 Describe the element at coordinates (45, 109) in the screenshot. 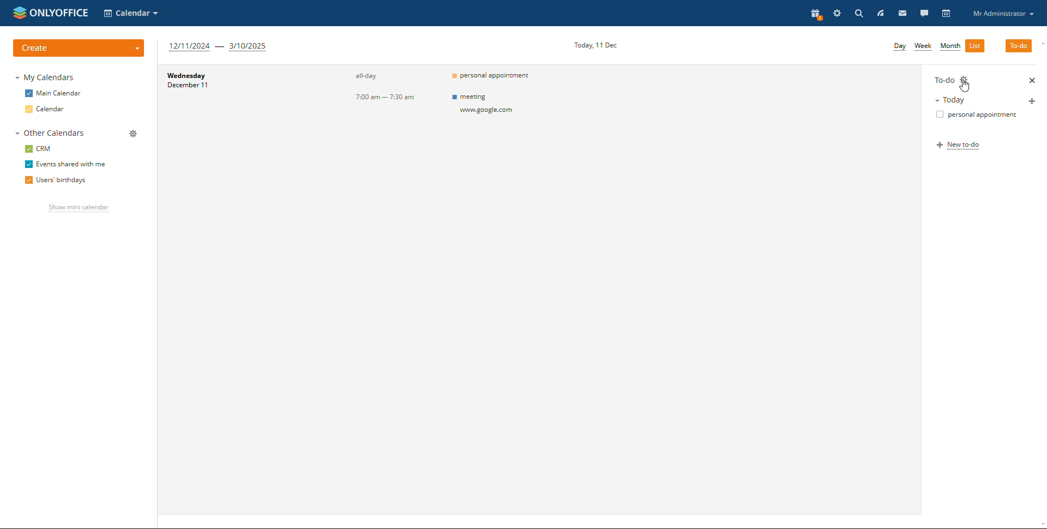

I see `calendar` at that location.